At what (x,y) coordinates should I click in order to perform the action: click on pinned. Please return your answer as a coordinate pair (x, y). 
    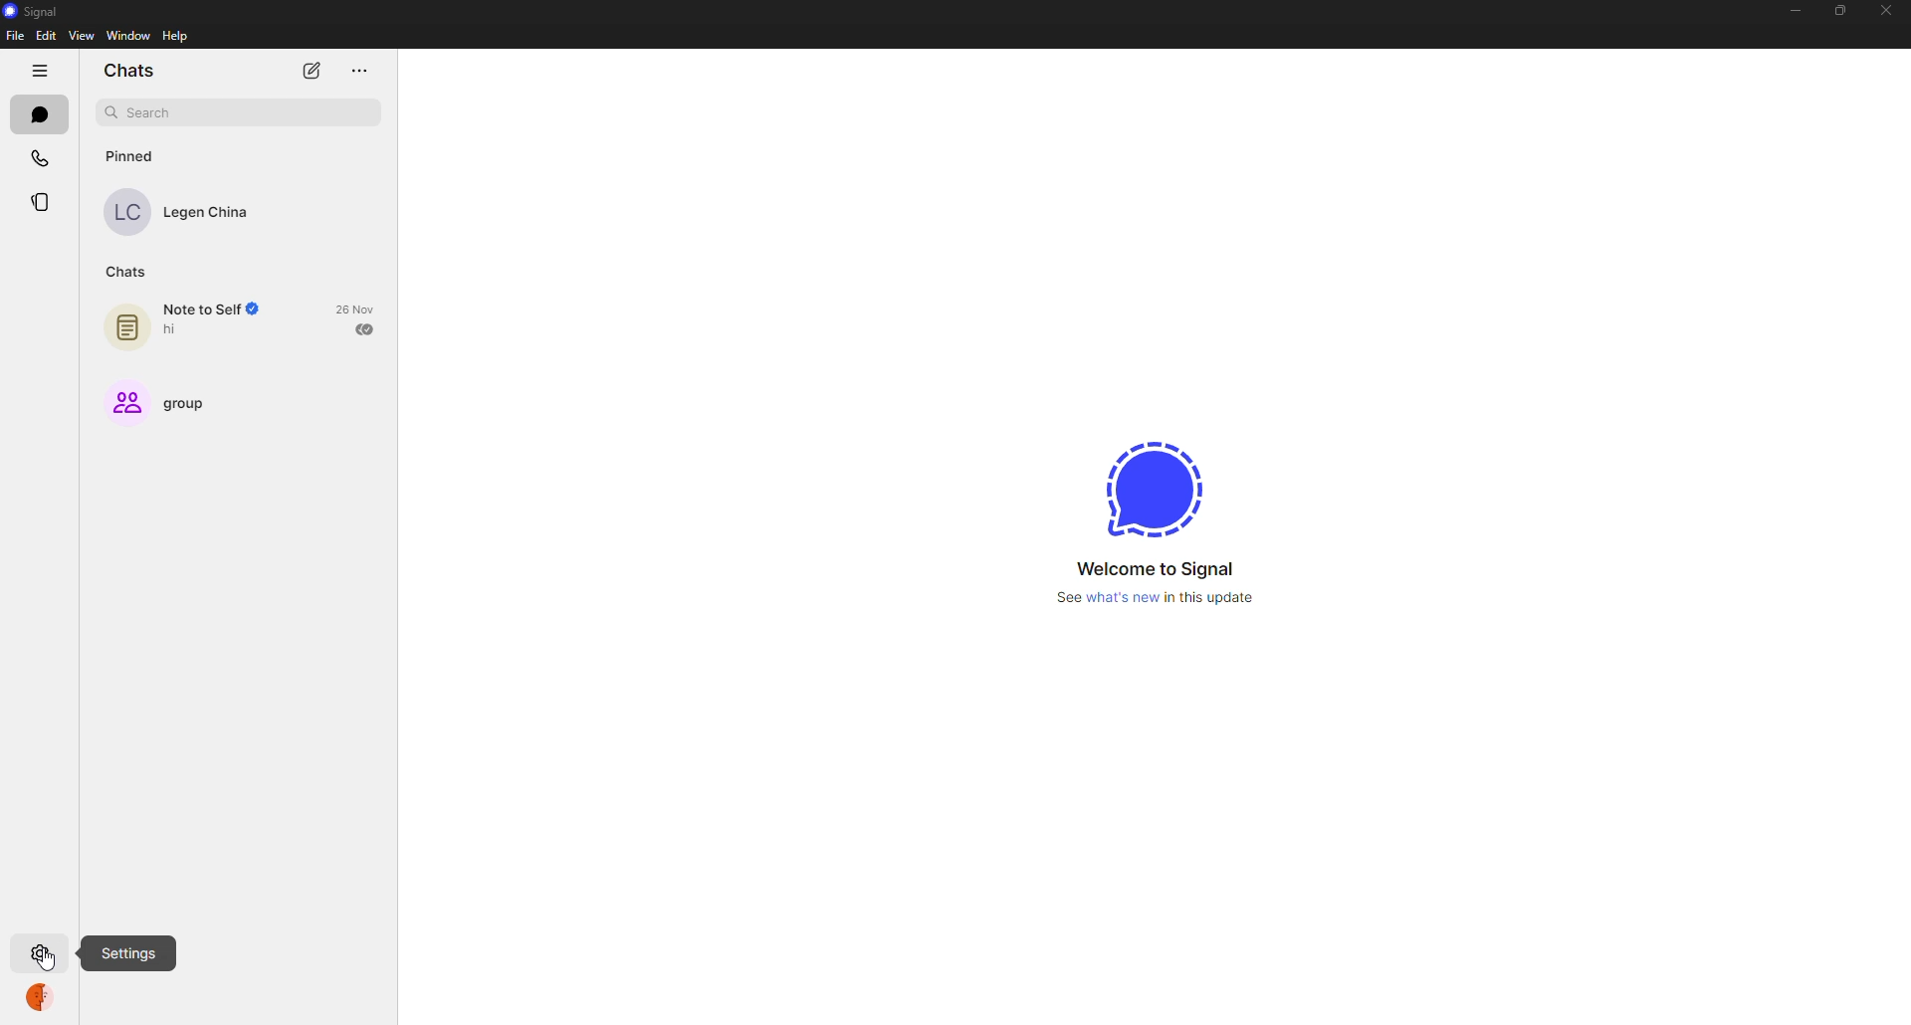
    Looking at the image, I should click on (129, 156).